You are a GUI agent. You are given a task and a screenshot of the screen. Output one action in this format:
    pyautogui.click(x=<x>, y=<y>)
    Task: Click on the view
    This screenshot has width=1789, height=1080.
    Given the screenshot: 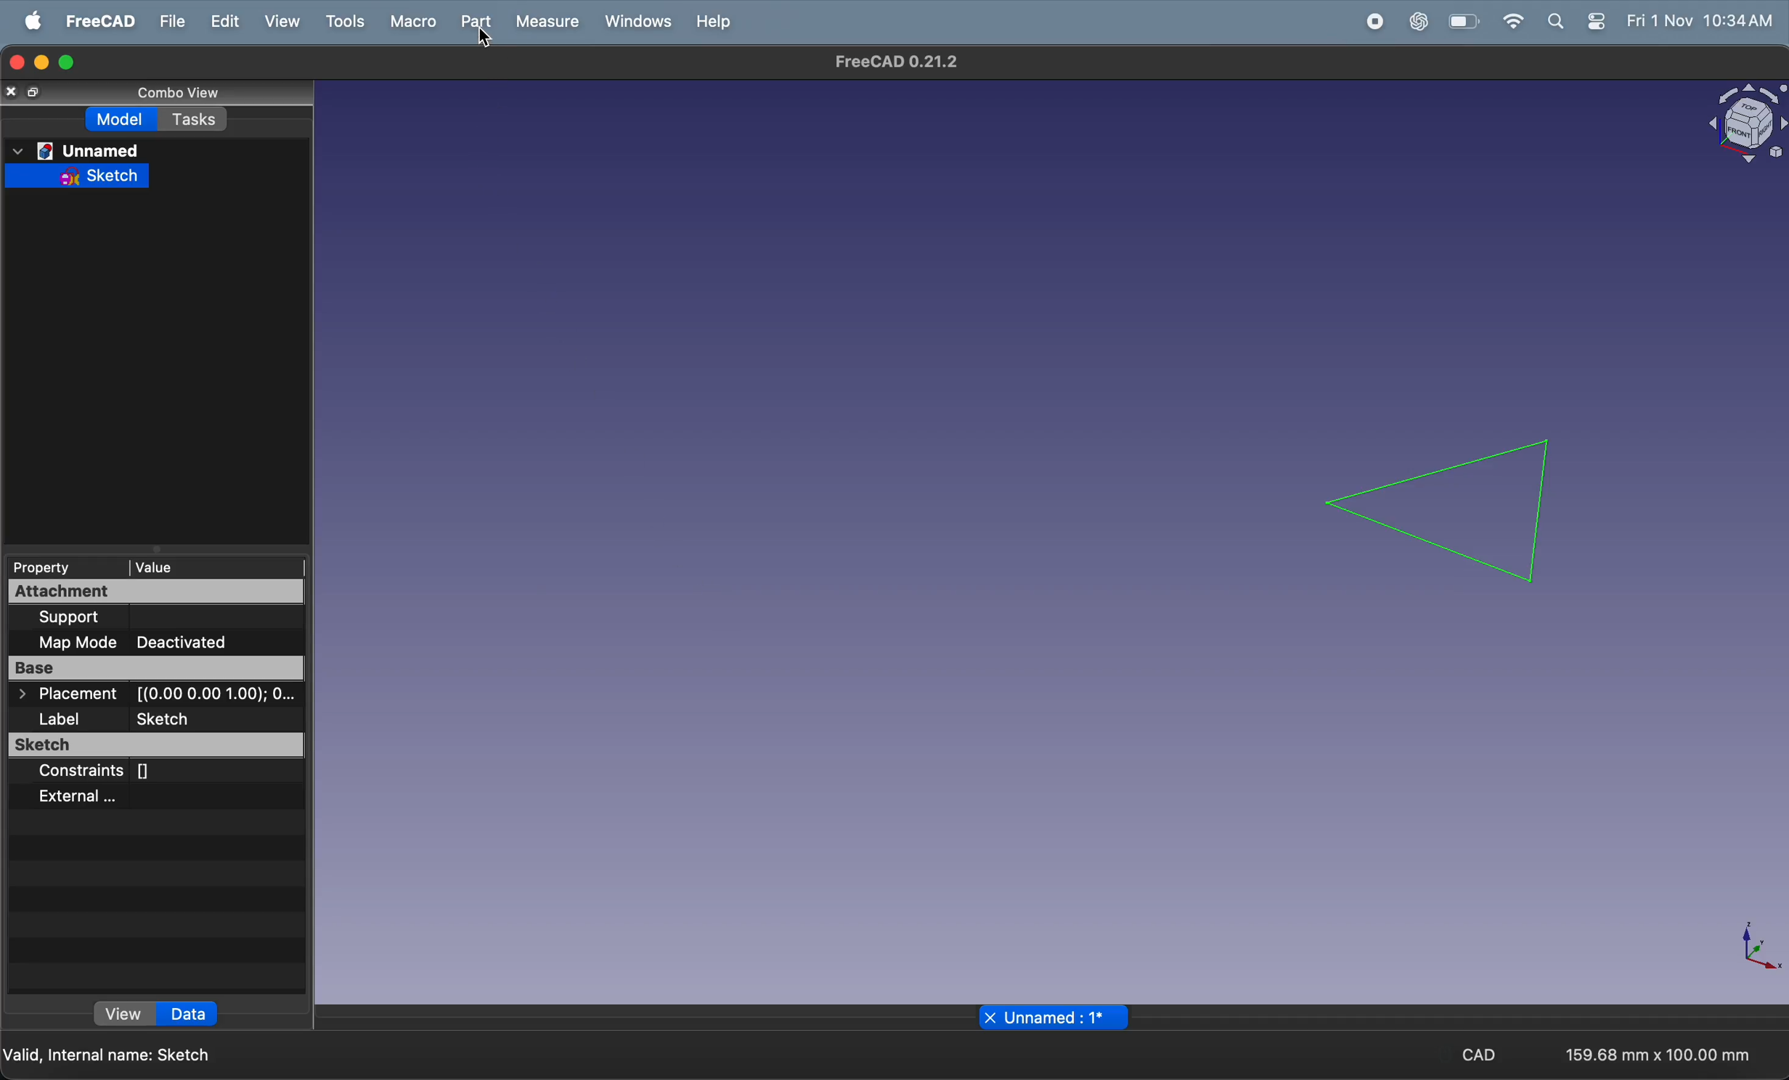 What is the action you would take?
    pyautogui.click(x=285, y=20)
    